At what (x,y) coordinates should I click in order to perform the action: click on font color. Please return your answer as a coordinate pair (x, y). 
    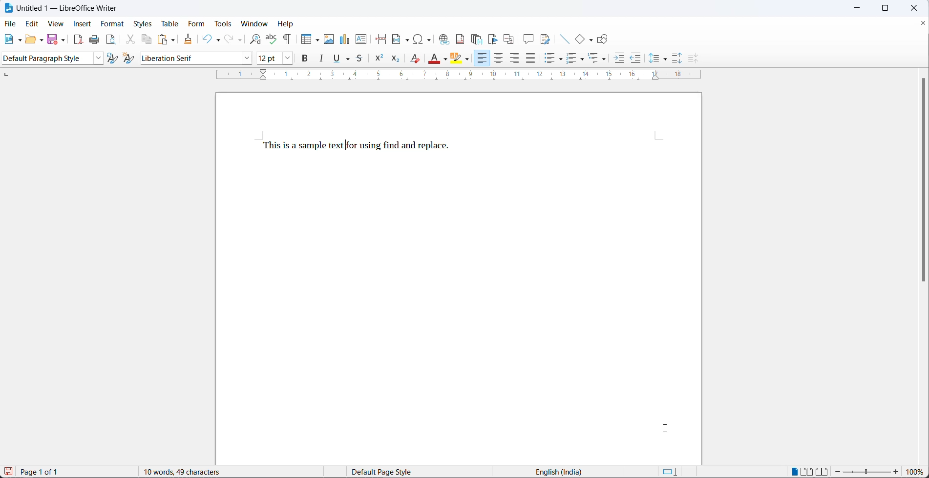
    Looking at the image, I should click on (445, 60).